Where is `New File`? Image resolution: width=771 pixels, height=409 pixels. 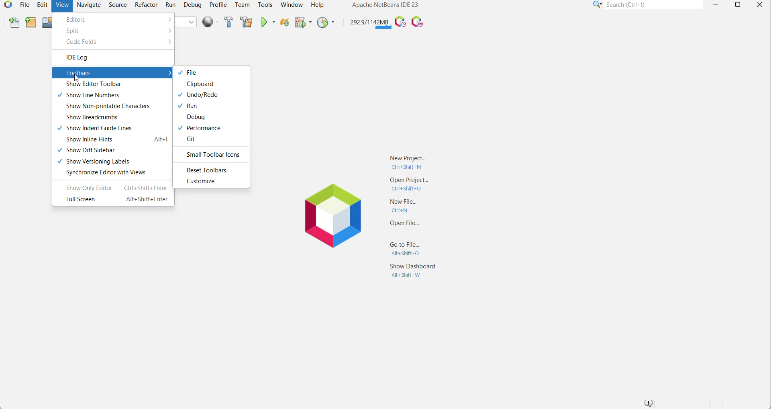 New File is located at coordinates (14, 22).